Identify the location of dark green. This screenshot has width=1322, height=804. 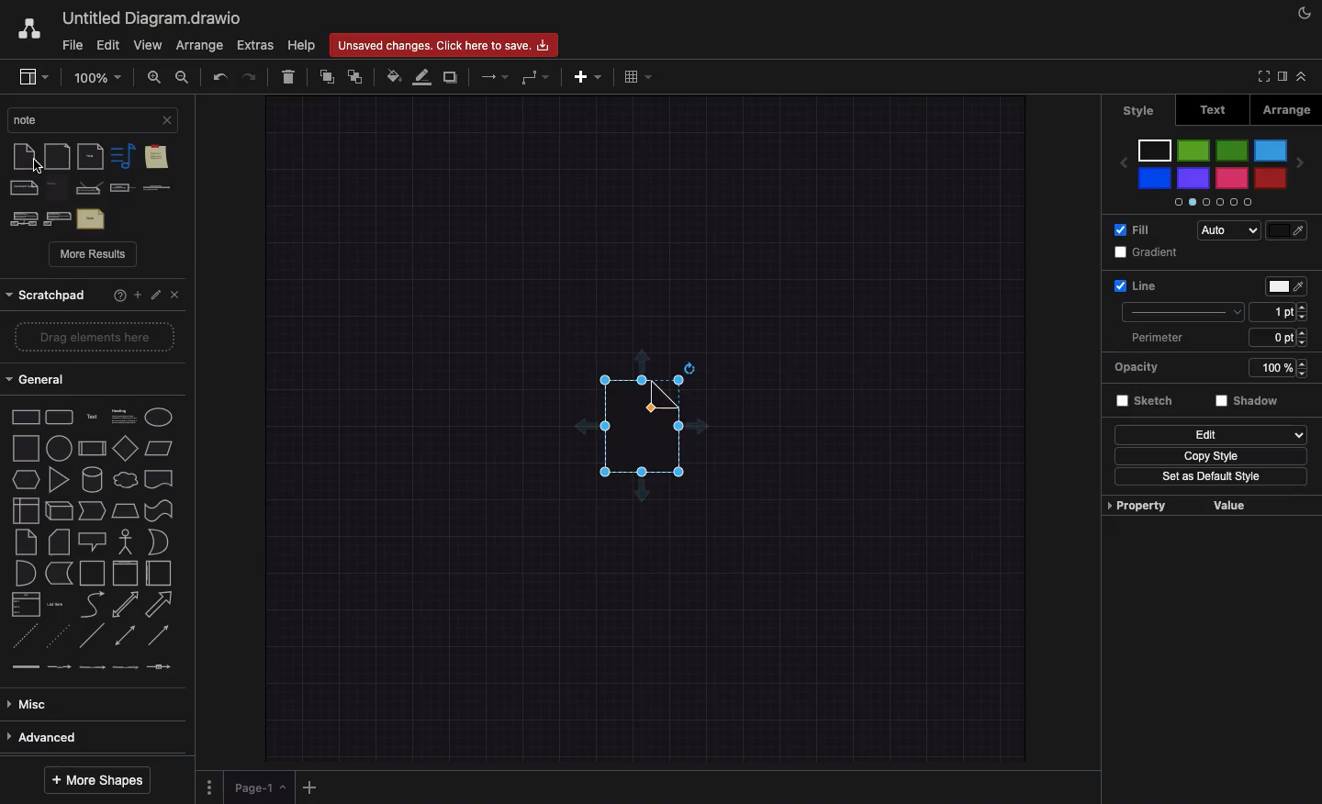
(1232, 151).